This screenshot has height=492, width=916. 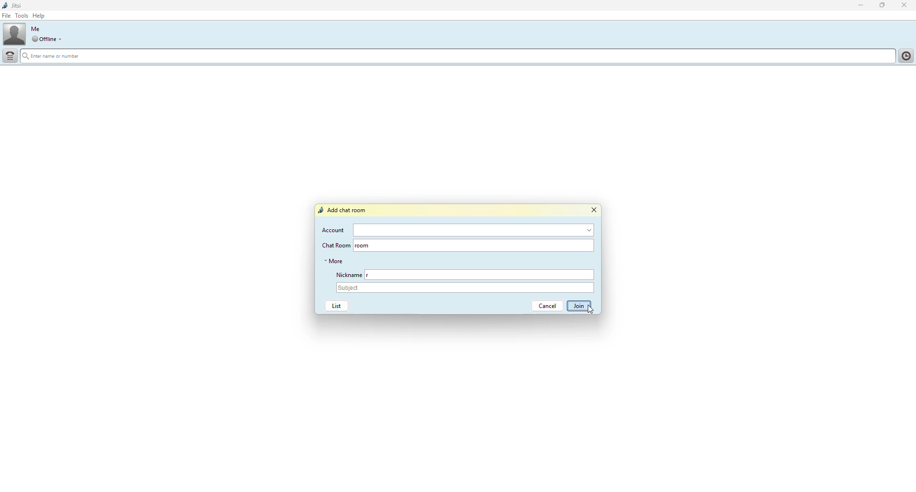 I want to click on search name, so click(x=456, y=55).